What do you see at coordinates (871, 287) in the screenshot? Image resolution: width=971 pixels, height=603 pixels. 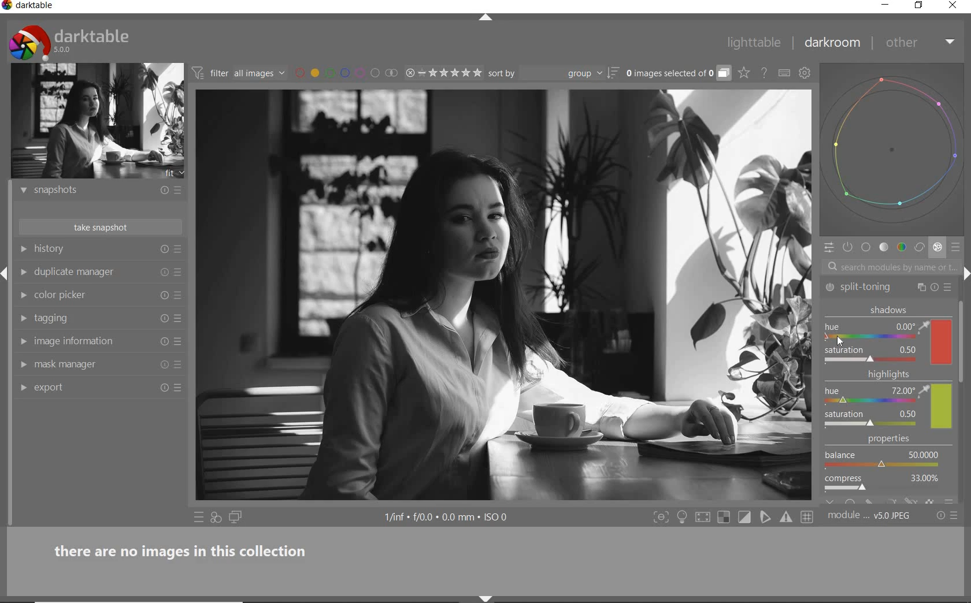 I see `split-toning` at bounding box center [871, 287].